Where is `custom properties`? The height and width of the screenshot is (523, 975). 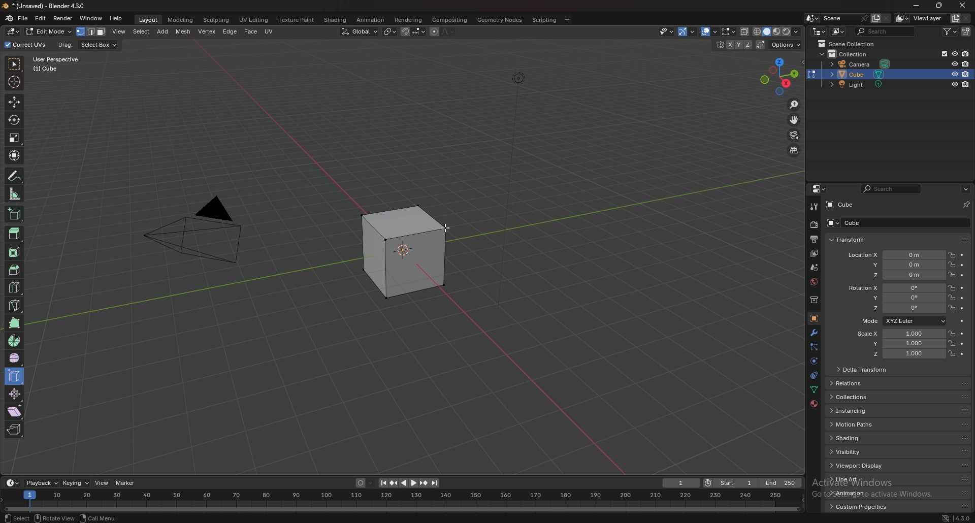
custom properties is located at coordinates (859, 506).